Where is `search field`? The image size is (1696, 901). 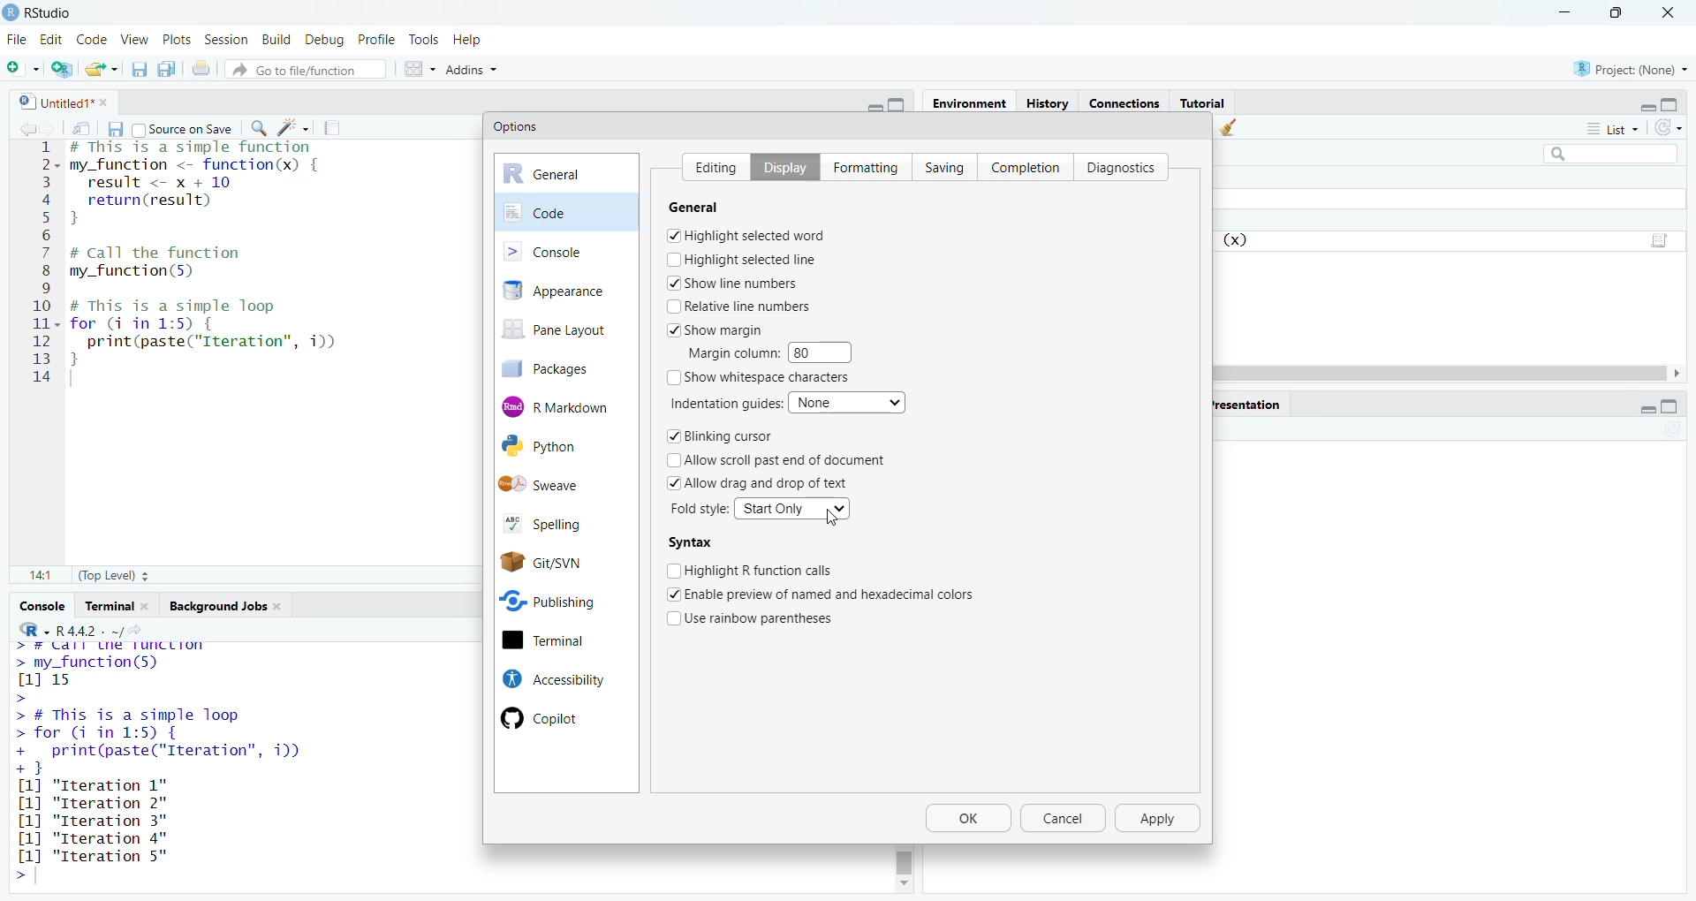
search field is located at coordinates (1606, 153).